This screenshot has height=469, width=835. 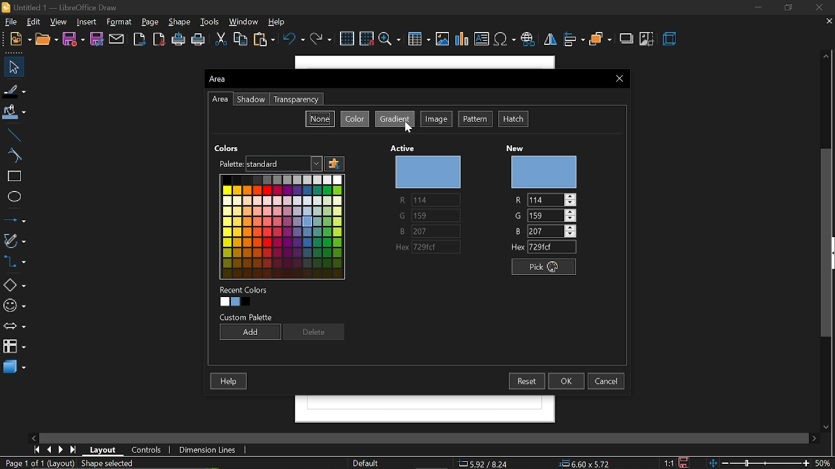 I want to click on export as pdf, so click(x=160, y=40).